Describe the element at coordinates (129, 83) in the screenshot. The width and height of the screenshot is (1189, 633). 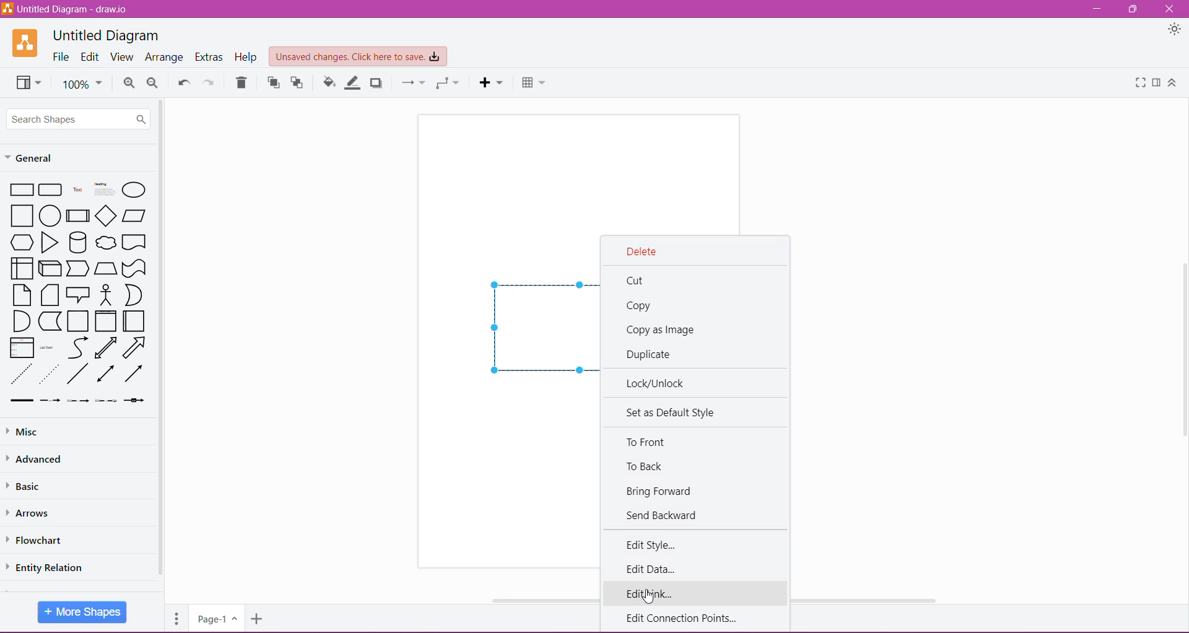
I see `Zoom In` at that location.